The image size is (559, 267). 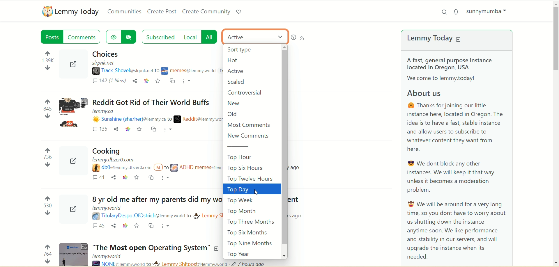 I want to click on sunnymumba(account), so click(x=489, y=11).